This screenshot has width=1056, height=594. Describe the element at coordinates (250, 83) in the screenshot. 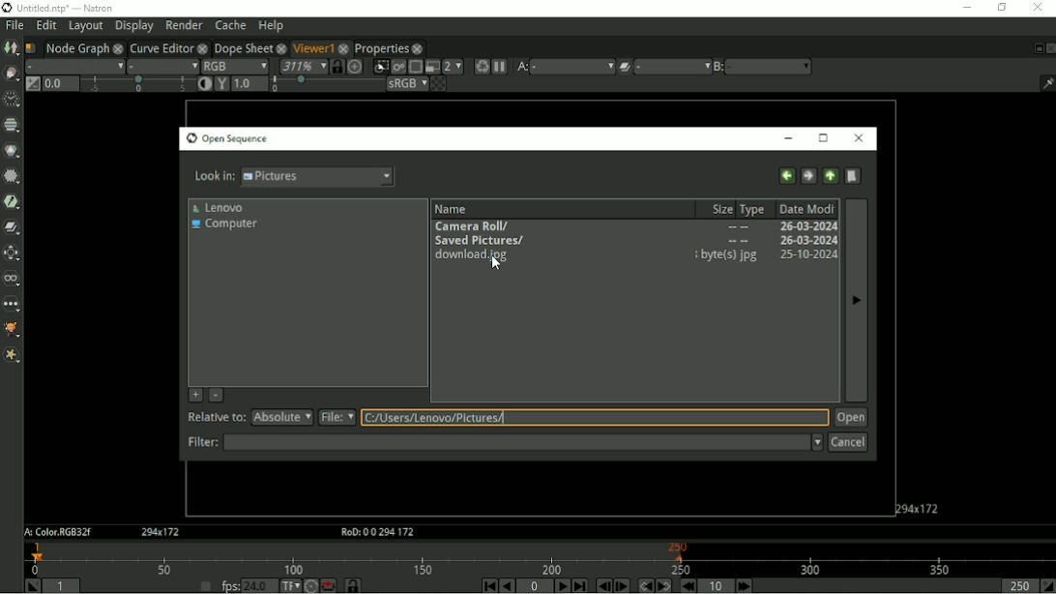

I see `Viewer gamma correction` at that location.